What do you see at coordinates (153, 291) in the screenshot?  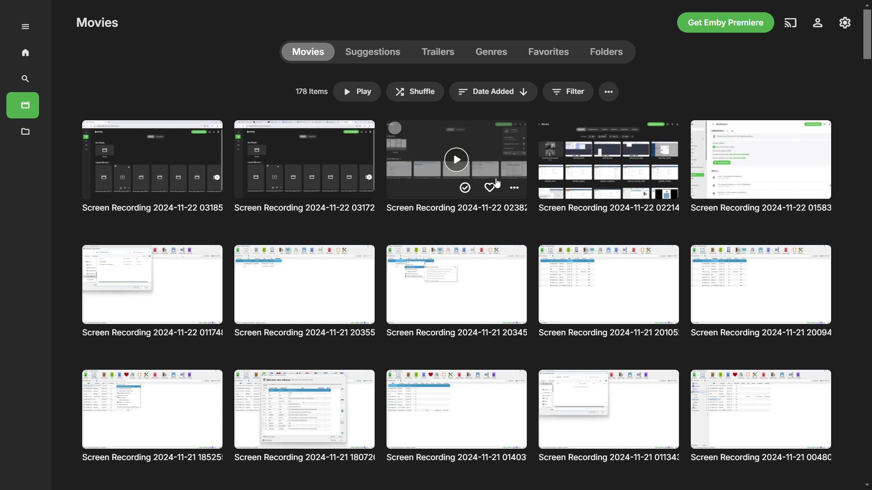 I see `` at bounding box center [153, 291].